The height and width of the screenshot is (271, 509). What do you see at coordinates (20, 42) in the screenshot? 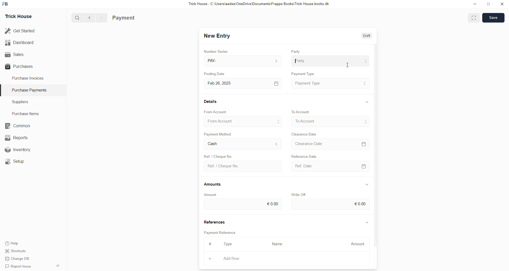
I see `Dashboard` at bounding box center [20, 42].